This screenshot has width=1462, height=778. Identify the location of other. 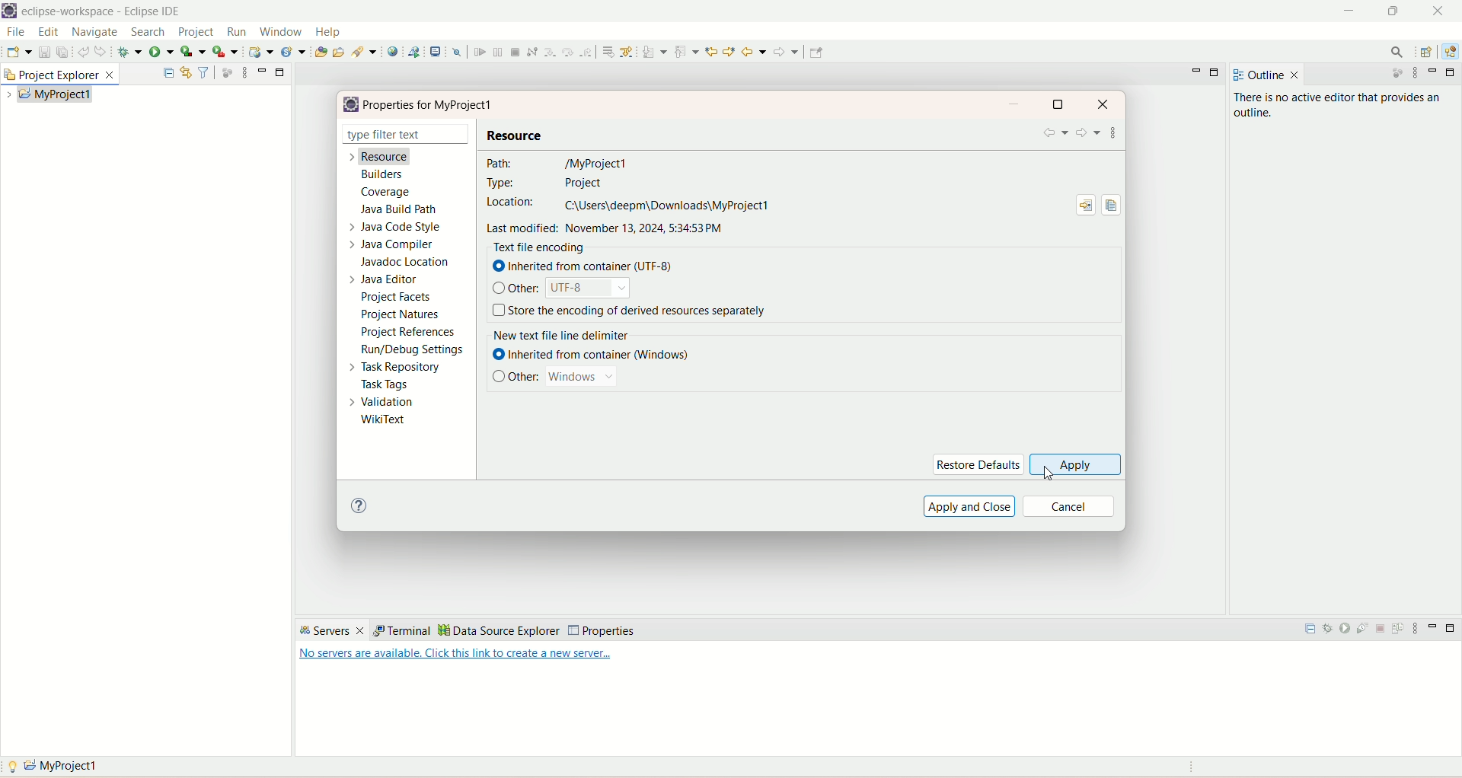
(525, 289).